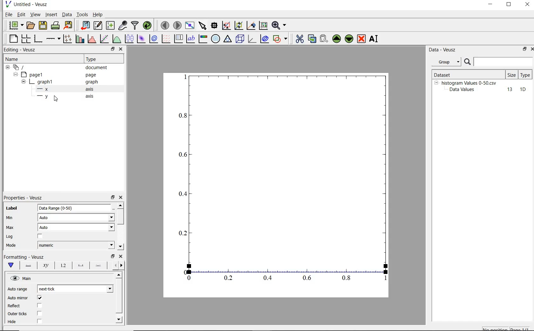  I want to click on plot 2d dataset as contours, so click(154, 39).